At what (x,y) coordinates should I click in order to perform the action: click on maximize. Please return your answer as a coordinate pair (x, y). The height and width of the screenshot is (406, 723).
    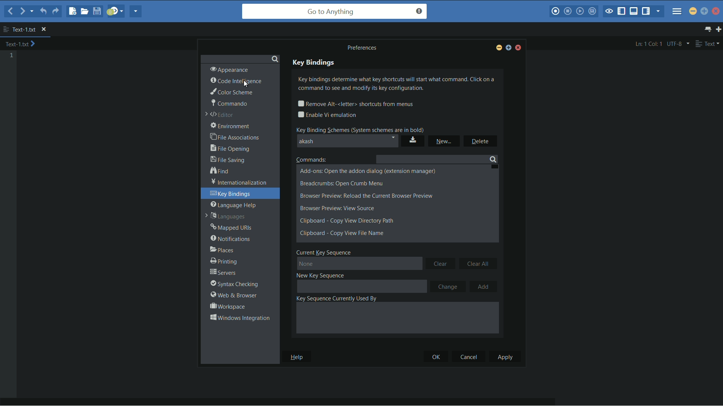
    Looking at the image, I should click on (508, 49).